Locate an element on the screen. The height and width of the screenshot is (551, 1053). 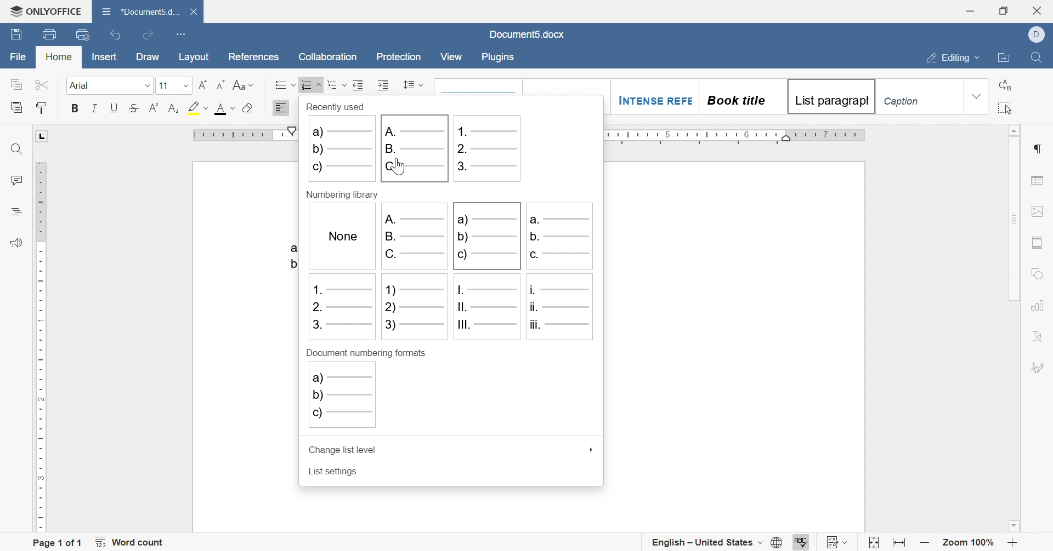
scroll bar is located at coordinates (1012, 213).